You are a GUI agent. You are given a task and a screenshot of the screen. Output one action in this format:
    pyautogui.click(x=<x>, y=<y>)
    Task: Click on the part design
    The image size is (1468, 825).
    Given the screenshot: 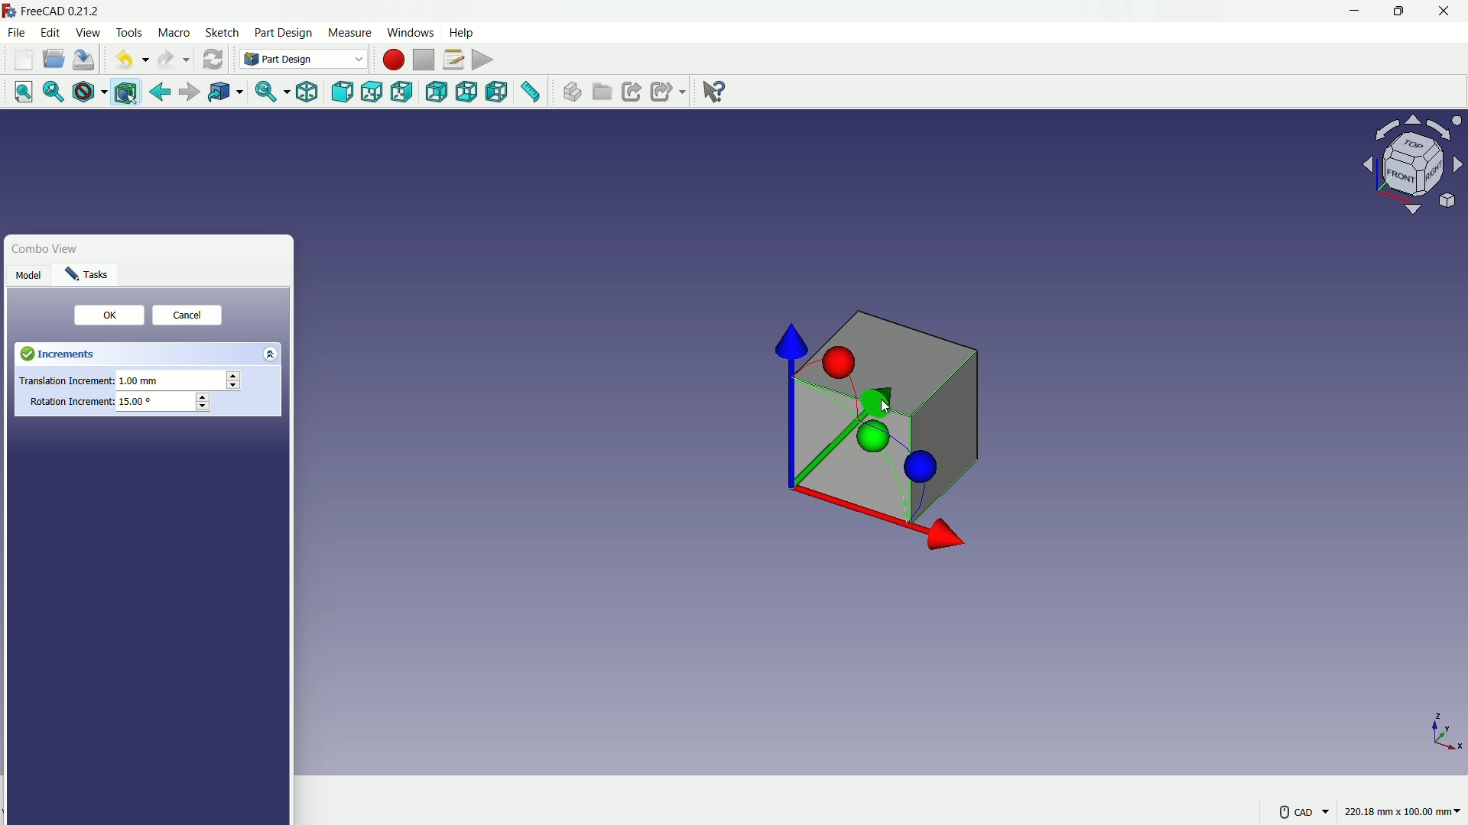 What is the action you would take?
    pyautogui.click(x=284, y=33)
    